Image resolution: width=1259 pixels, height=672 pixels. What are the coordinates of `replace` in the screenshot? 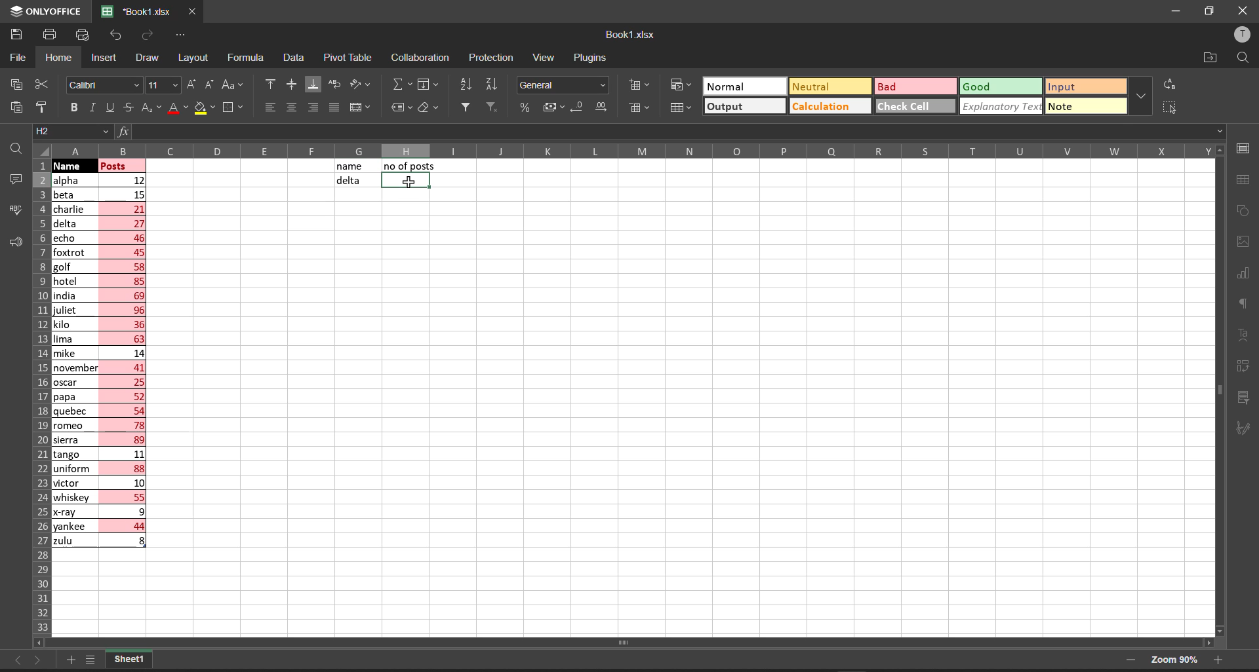 It's located at (1170, 84).